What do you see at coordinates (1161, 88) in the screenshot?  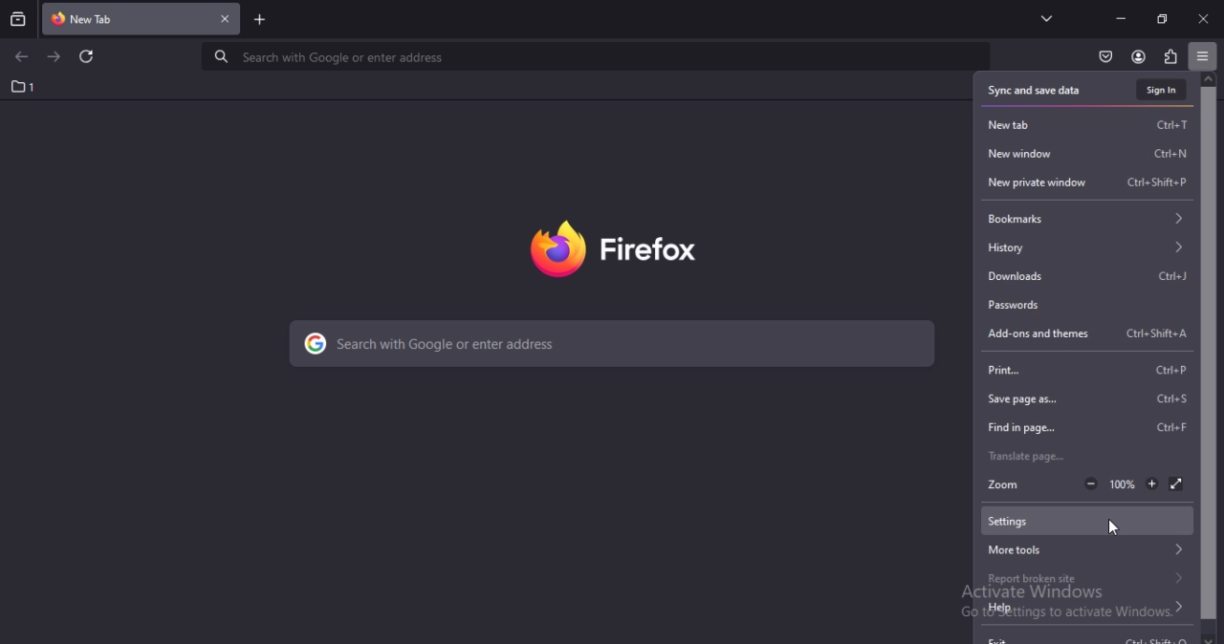 I see `sign in` at bounding box center [1161, 88].